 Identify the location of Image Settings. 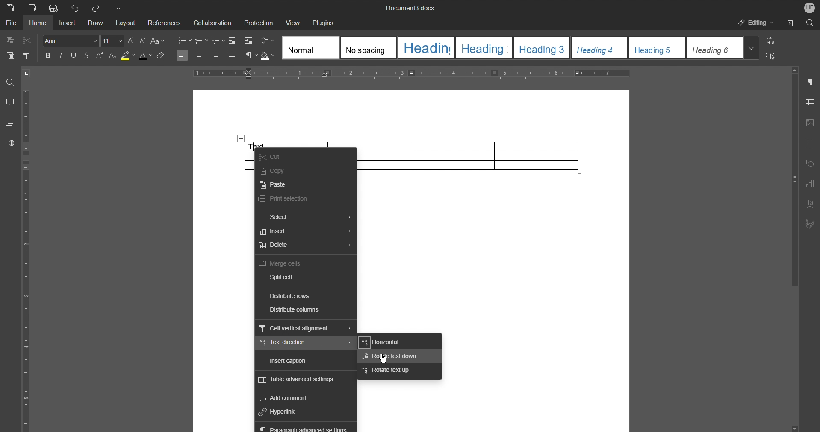
(811, 122).